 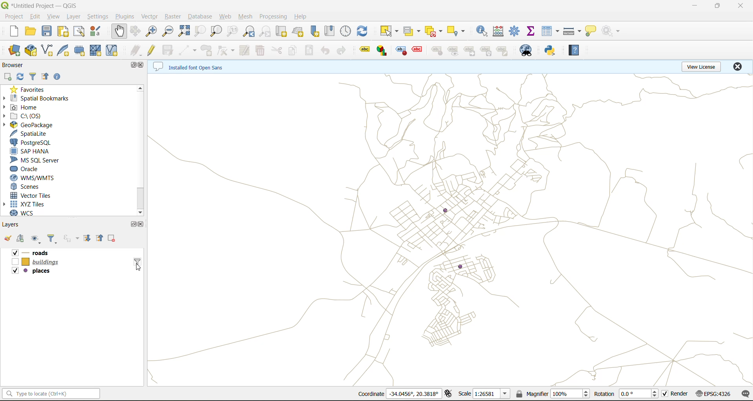 What do you see at coordinates (100, 237) in the screenshot?
I see `collapse all` at bounding box center [100, 237].